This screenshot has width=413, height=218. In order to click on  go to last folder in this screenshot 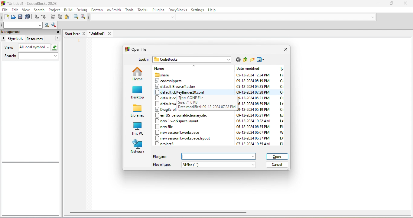, I will do `click(238, 60)`.